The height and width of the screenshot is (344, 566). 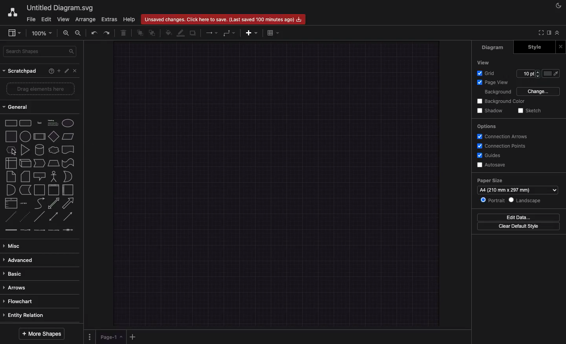 What do you see at coordinates (493, 201) in the screenshot?
I see `Portrait` at bounding box center [493, 201].